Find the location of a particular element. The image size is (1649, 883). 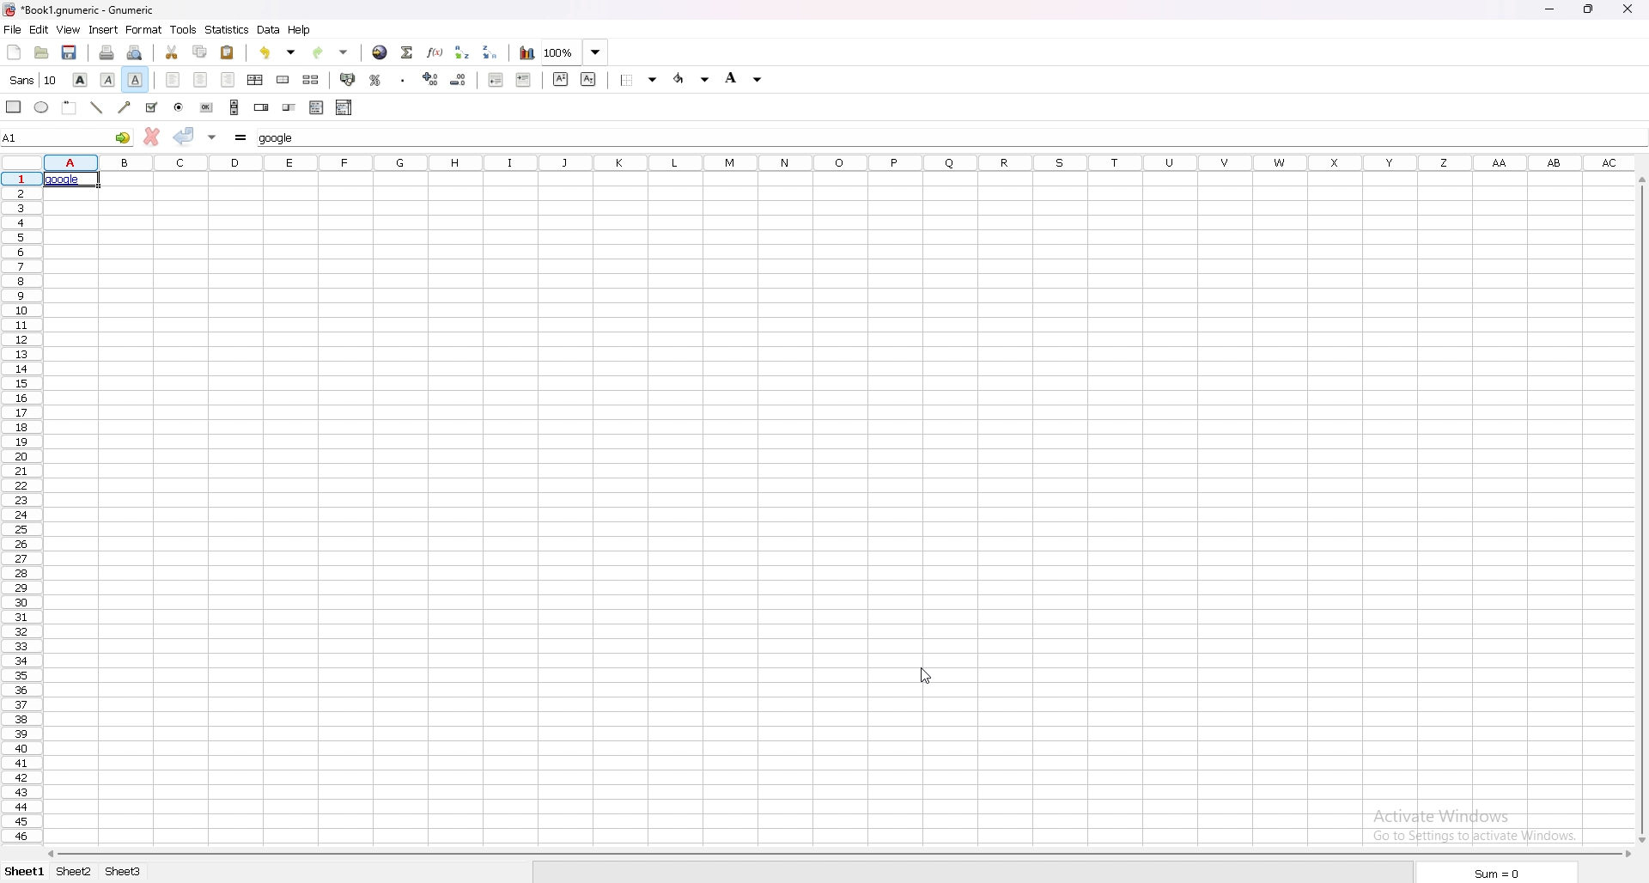

selected cell column is located at coordinates (843, 162).